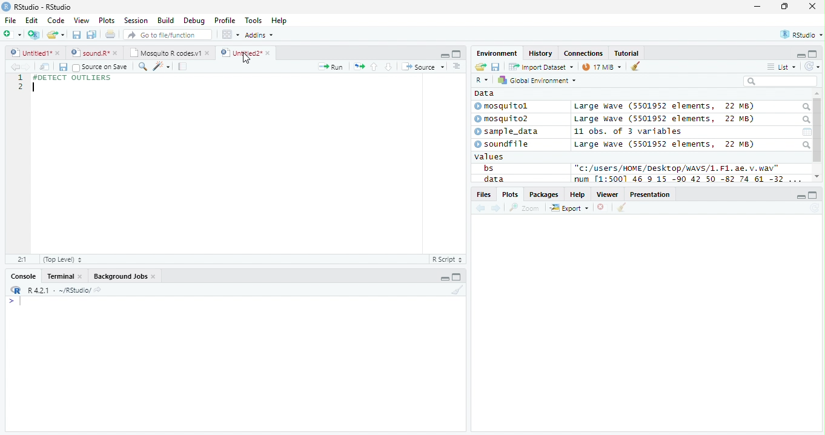 Image resolution: width=825 pixels, height=435 pixels. I want to click on Compile report, so click(183, 67).